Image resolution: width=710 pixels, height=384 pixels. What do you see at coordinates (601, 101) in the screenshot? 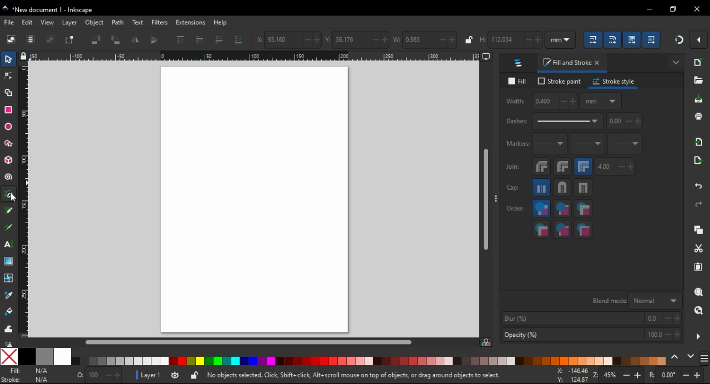
I see `measuring units` at bounding box center [601, 101].